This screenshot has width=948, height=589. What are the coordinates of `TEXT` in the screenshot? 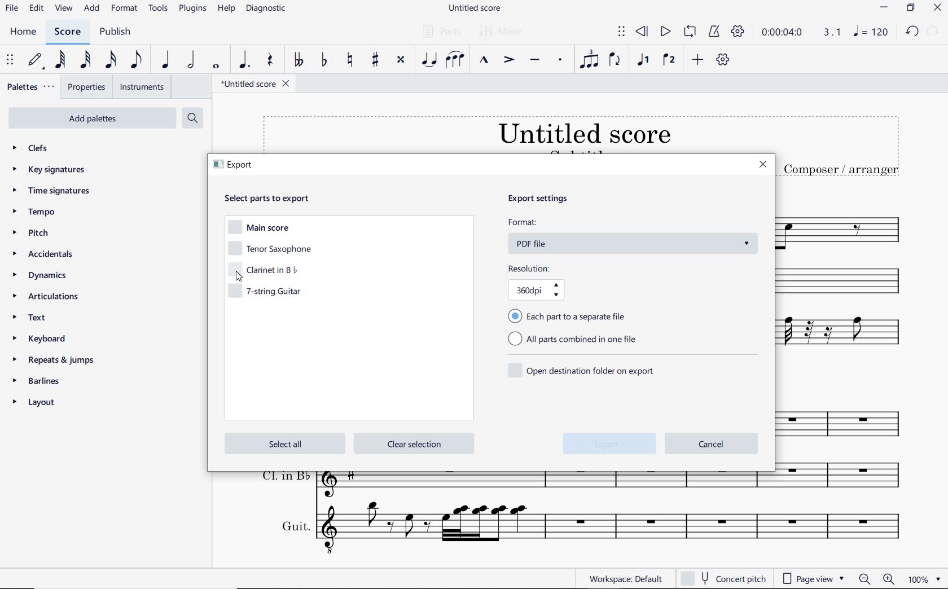 It's located at (36, 319).